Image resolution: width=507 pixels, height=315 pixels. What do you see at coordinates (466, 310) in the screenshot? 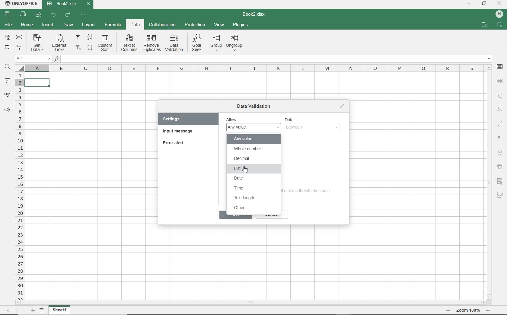
I see `ZOOM OUT OR ZOOM IN` at bounding box center [466, 310].